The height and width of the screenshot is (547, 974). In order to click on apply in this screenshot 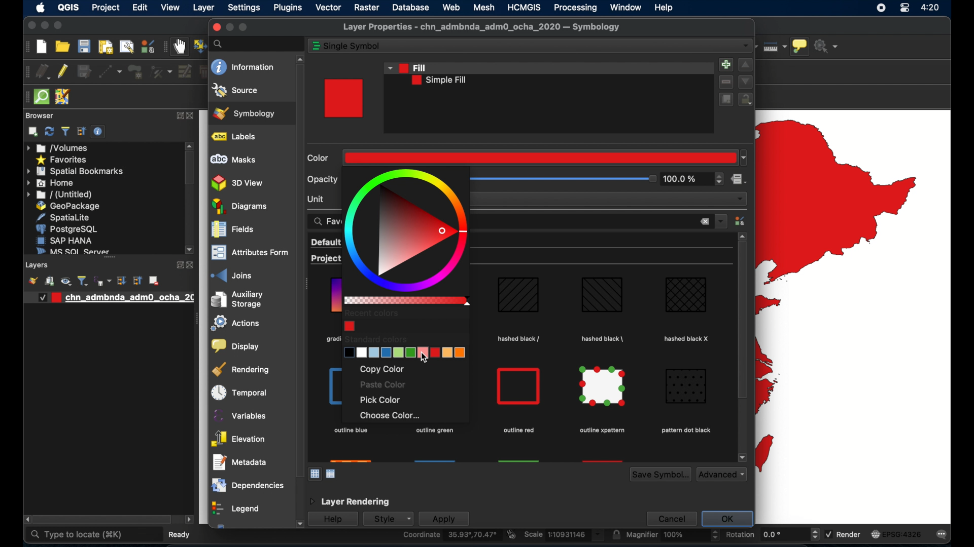, I will do `click(444, 519)`.